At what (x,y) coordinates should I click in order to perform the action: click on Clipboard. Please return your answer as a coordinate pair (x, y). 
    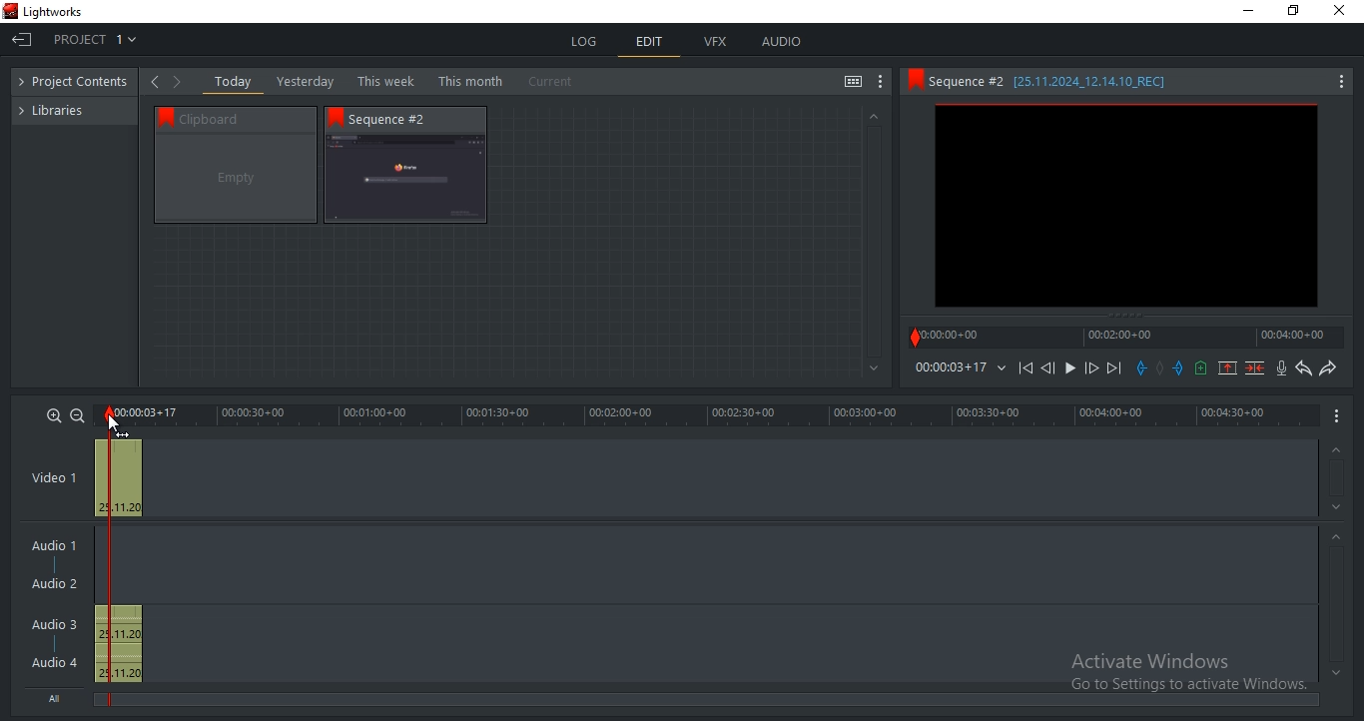
    Looking at the image, I should click on (245, 118).